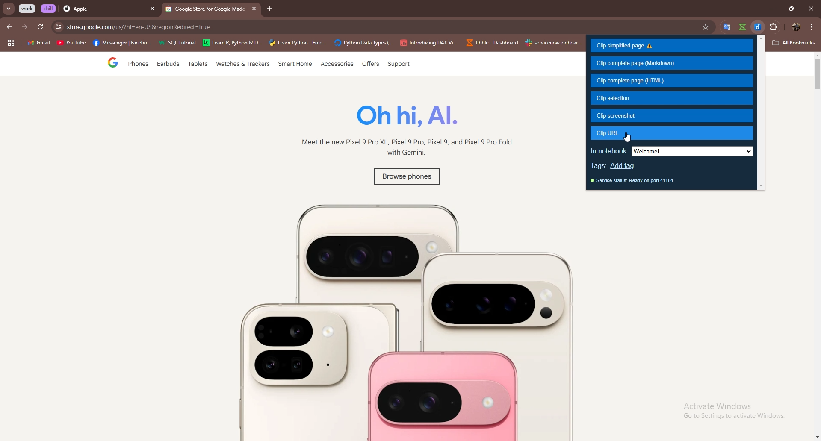 This screenshot has height=441, width=821. What do you see at coordinates (816, 247) in the screenshot?
I see `scroll bar` at bounding box center [816, 247].